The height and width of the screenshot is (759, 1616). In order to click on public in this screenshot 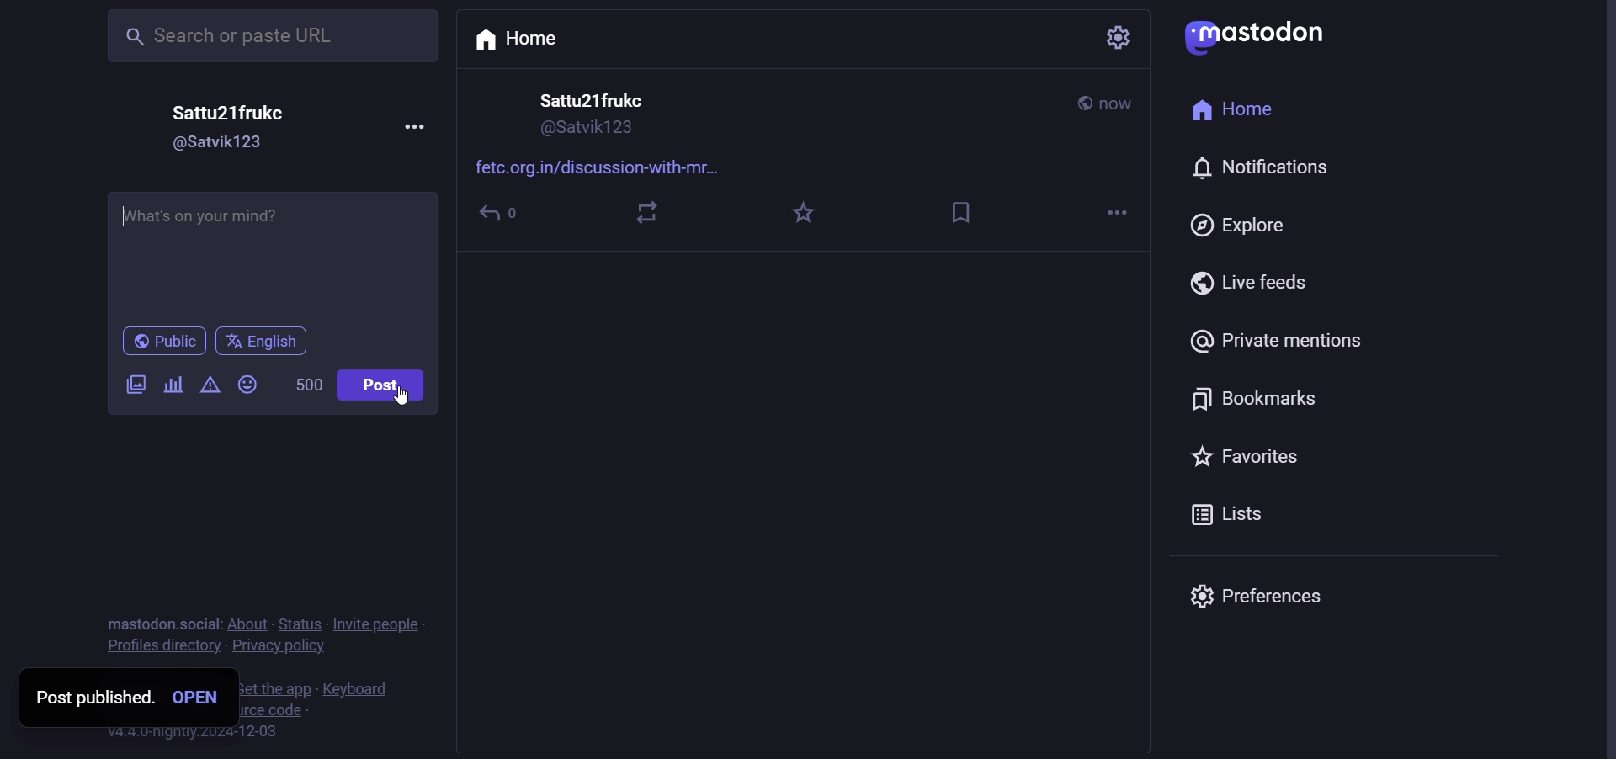, I will do `click(1082, 103)`.